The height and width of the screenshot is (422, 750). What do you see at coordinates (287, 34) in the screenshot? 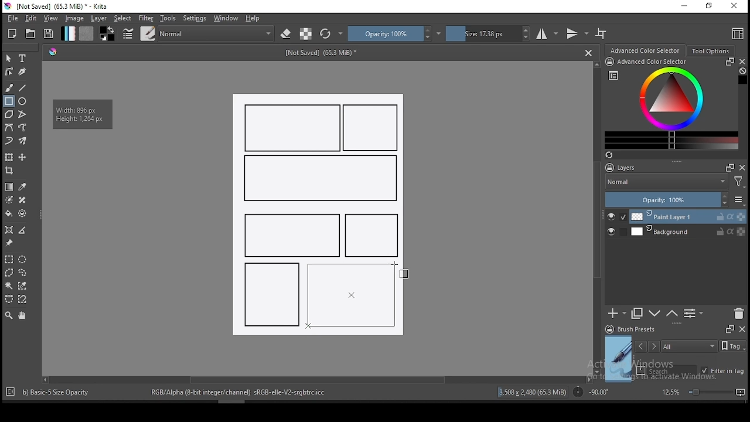
I see `set eraser mode` at bounding box center [287, 34].